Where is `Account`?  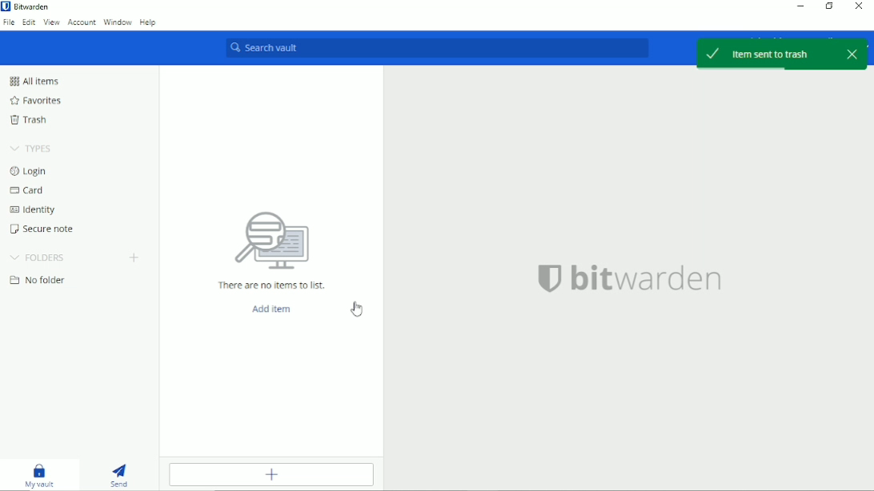
Account is located at coordinates (81, 23).